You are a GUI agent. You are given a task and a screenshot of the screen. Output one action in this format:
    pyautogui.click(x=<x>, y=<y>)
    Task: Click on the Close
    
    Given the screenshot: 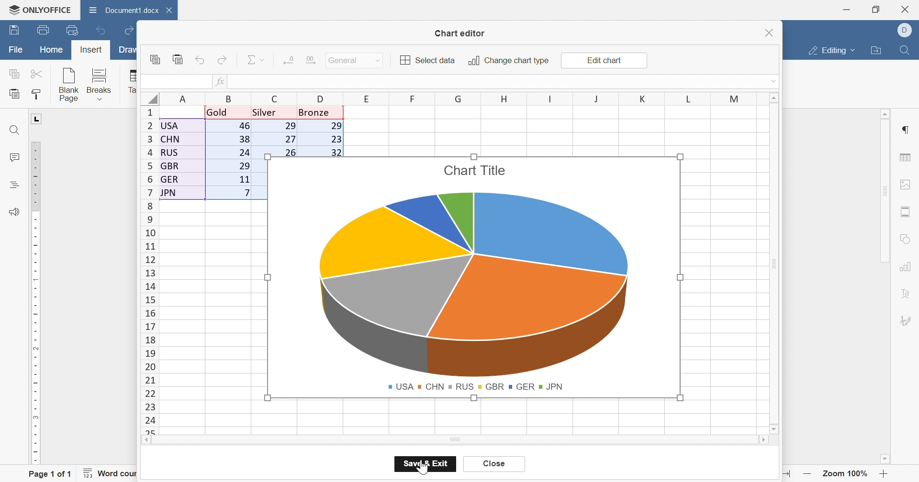 What is the action you would take?
    pyautogui.click(x=906, y=9)
    